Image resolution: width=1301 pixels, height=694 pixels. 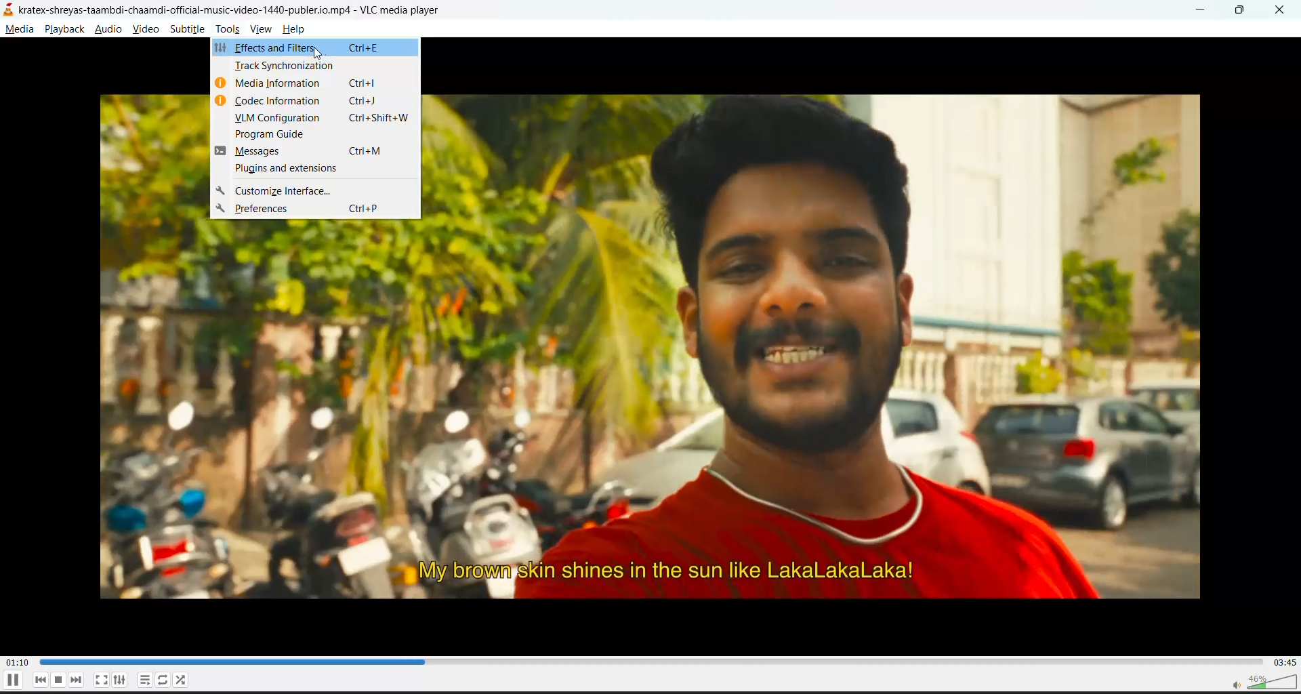 What do you see at coordinates (283, 191) in the screenshot?
I see `customize interface` at bounding box center [283, 191].